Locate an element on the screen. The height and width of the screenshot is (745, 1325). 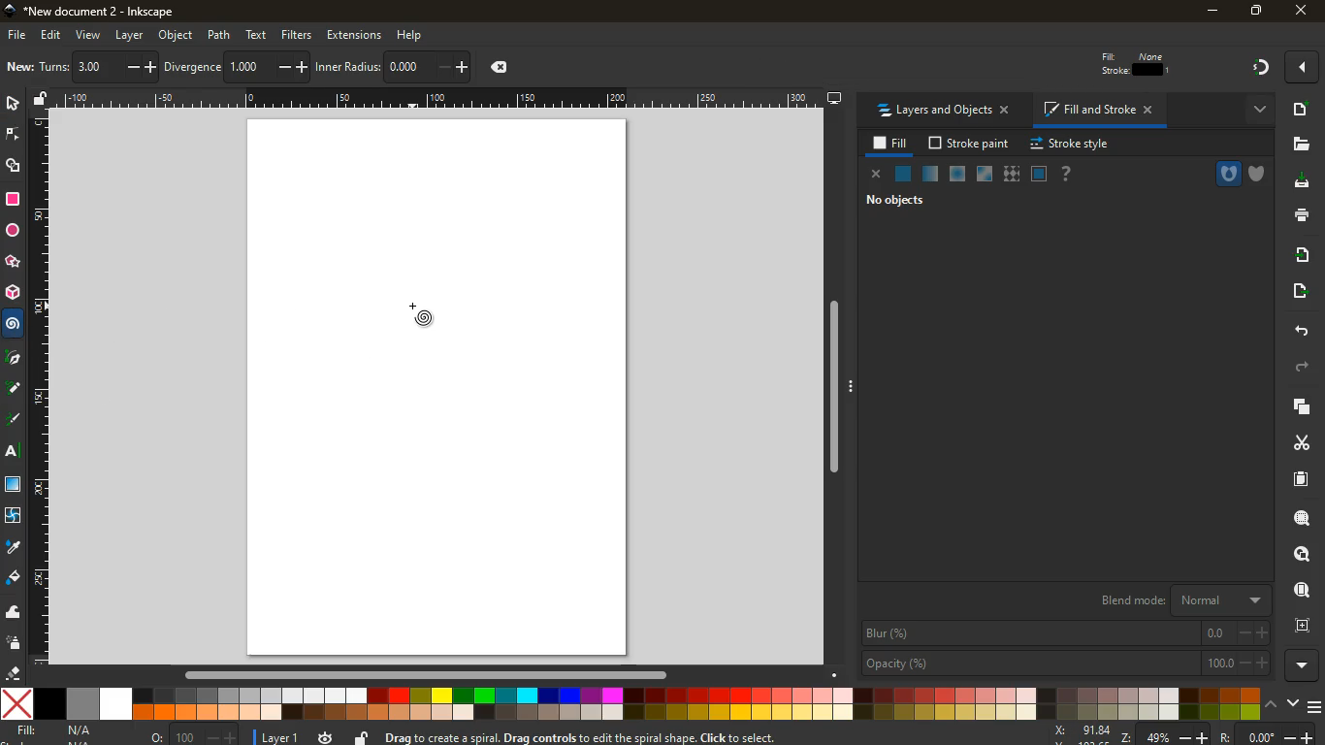
download is located at coordinates (1304, 183).